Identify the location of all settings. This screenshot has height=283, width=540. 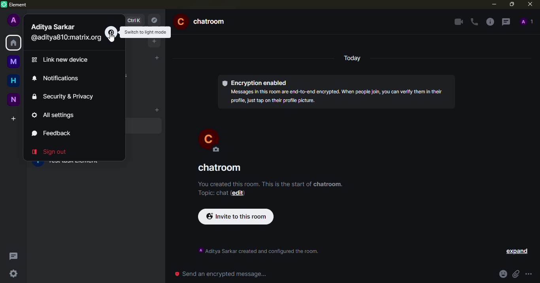
(55, 115).